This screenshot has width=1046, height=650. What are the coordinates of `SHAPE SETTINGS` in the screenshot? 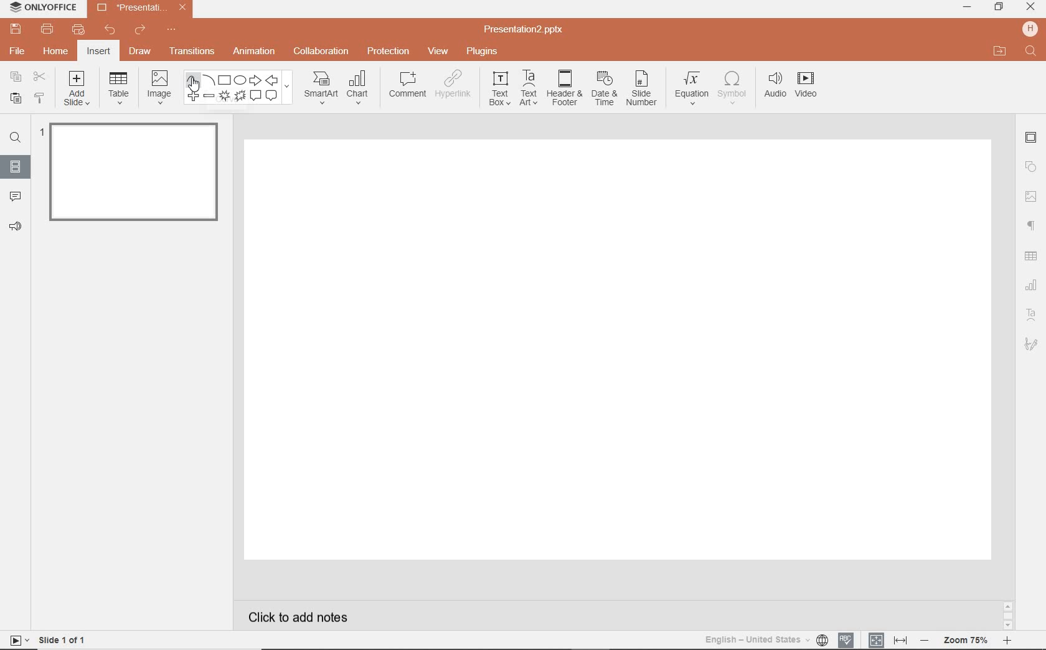 It's located at (1032, 166).